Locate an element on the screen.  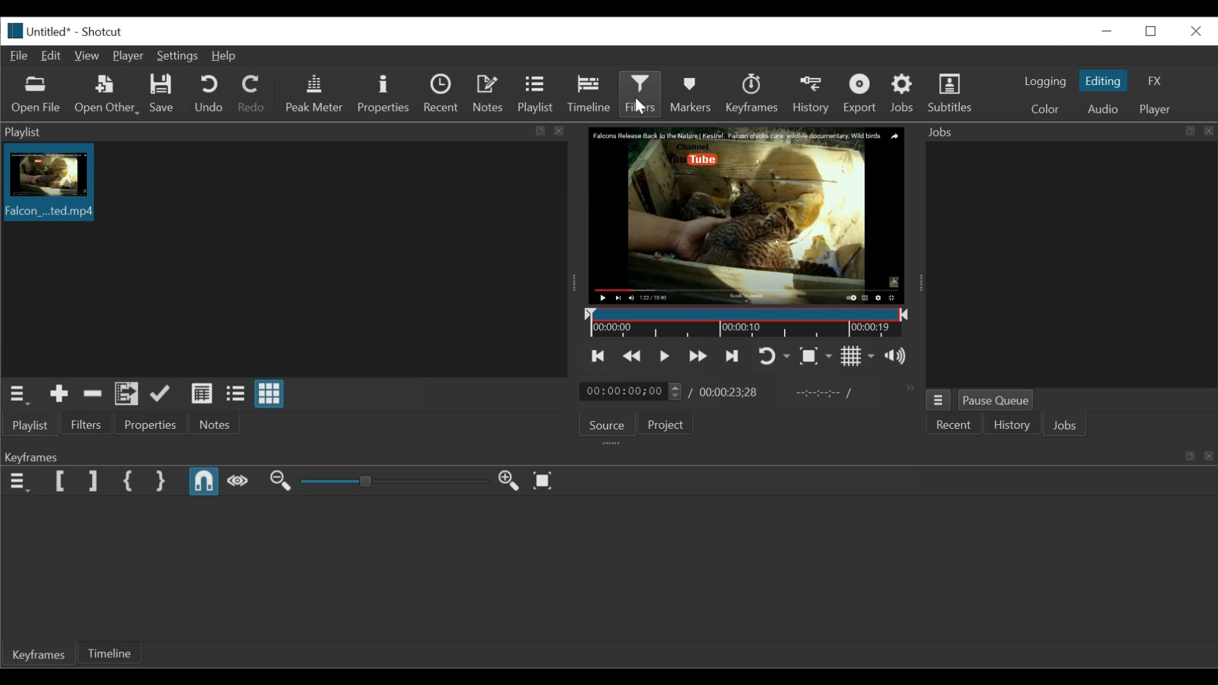
Toggle zoom is located at coordinates (817, 356).